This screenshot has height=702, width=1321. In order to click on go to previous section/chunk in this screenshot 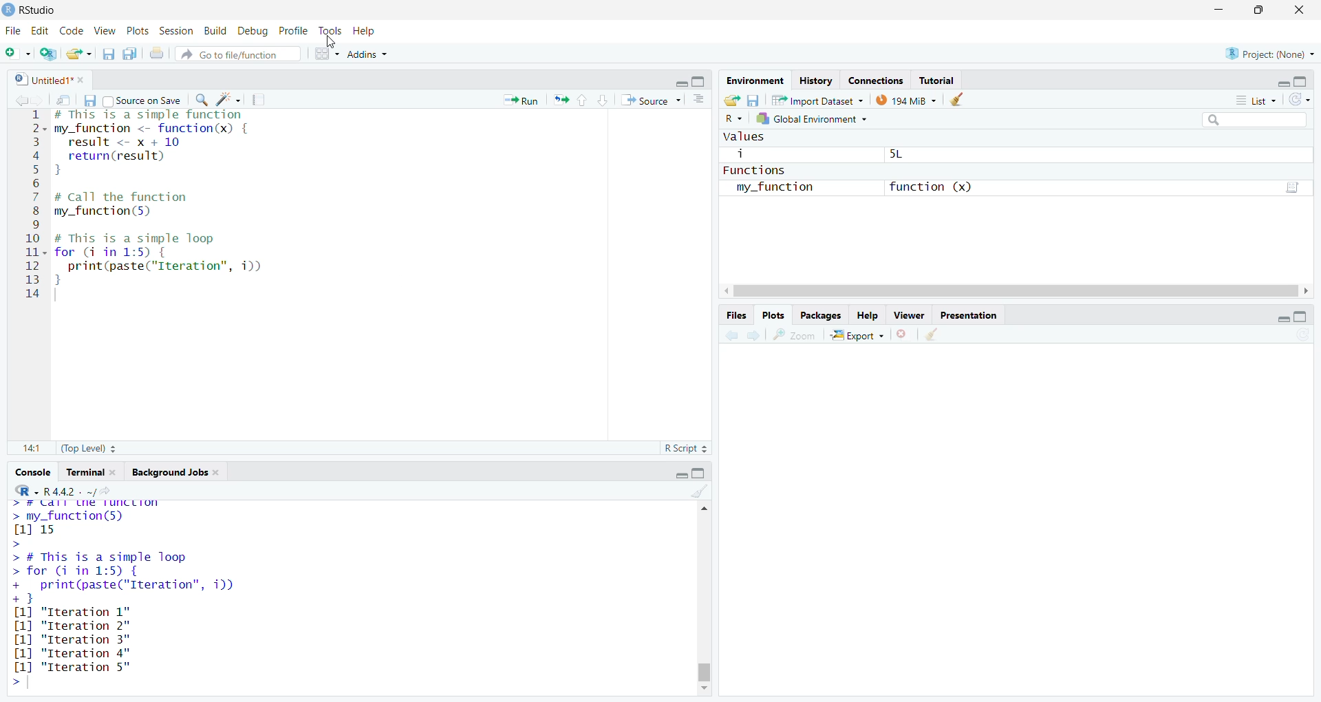, I will do `click(584, 99)`.